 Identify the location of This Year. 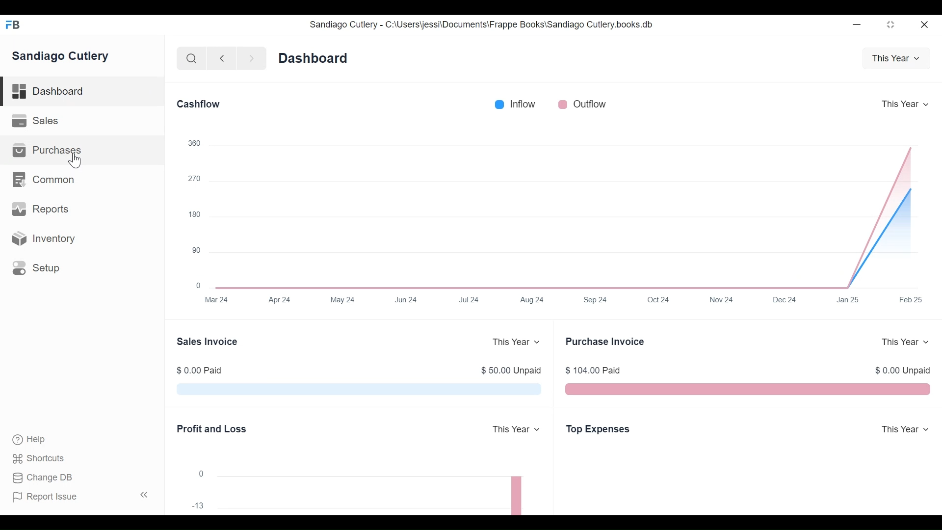
(517, 430).